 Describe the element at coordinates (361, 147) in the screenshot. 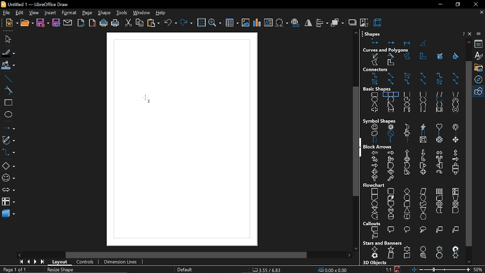

I see `collapse` at that location.